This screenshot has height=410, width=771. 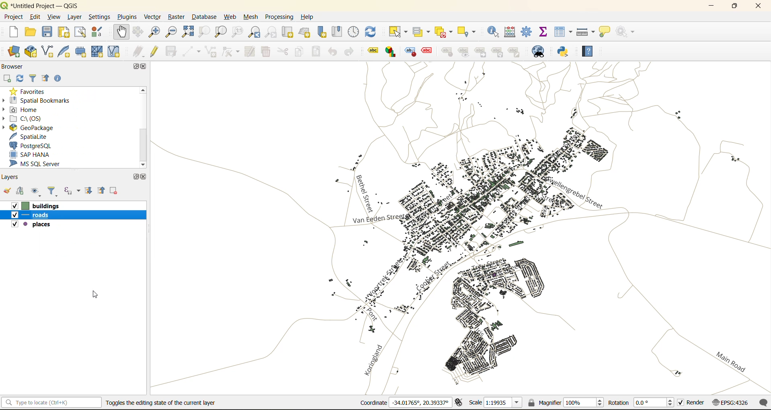 I want to click on open, so click(x=7, y=190).